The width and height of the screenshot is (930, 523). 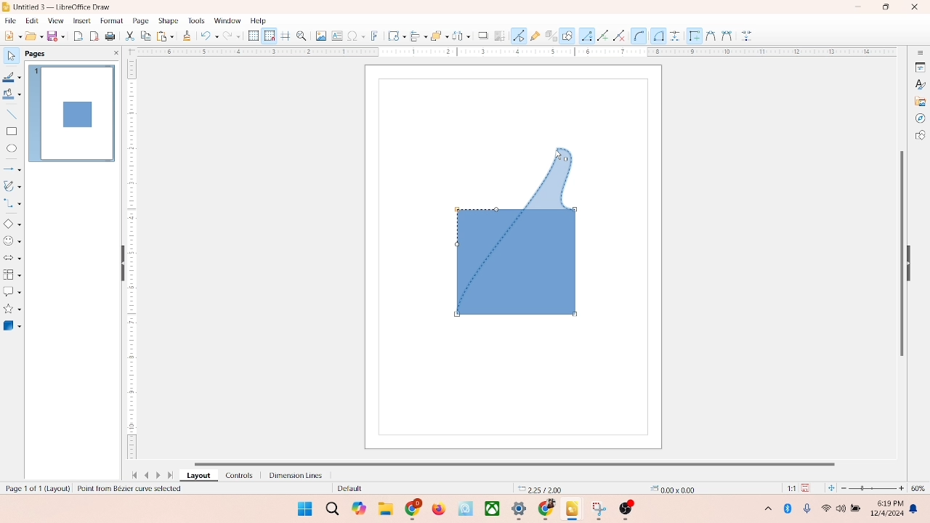 What do you see at coordinates (360, 508) in the screenshot?
I see `copilot` at bounding box center [360, 508].